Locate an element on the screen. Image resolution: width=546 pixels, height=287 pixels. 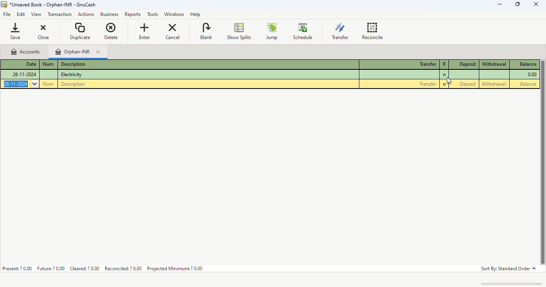
view is located at coordinates (36, 15).